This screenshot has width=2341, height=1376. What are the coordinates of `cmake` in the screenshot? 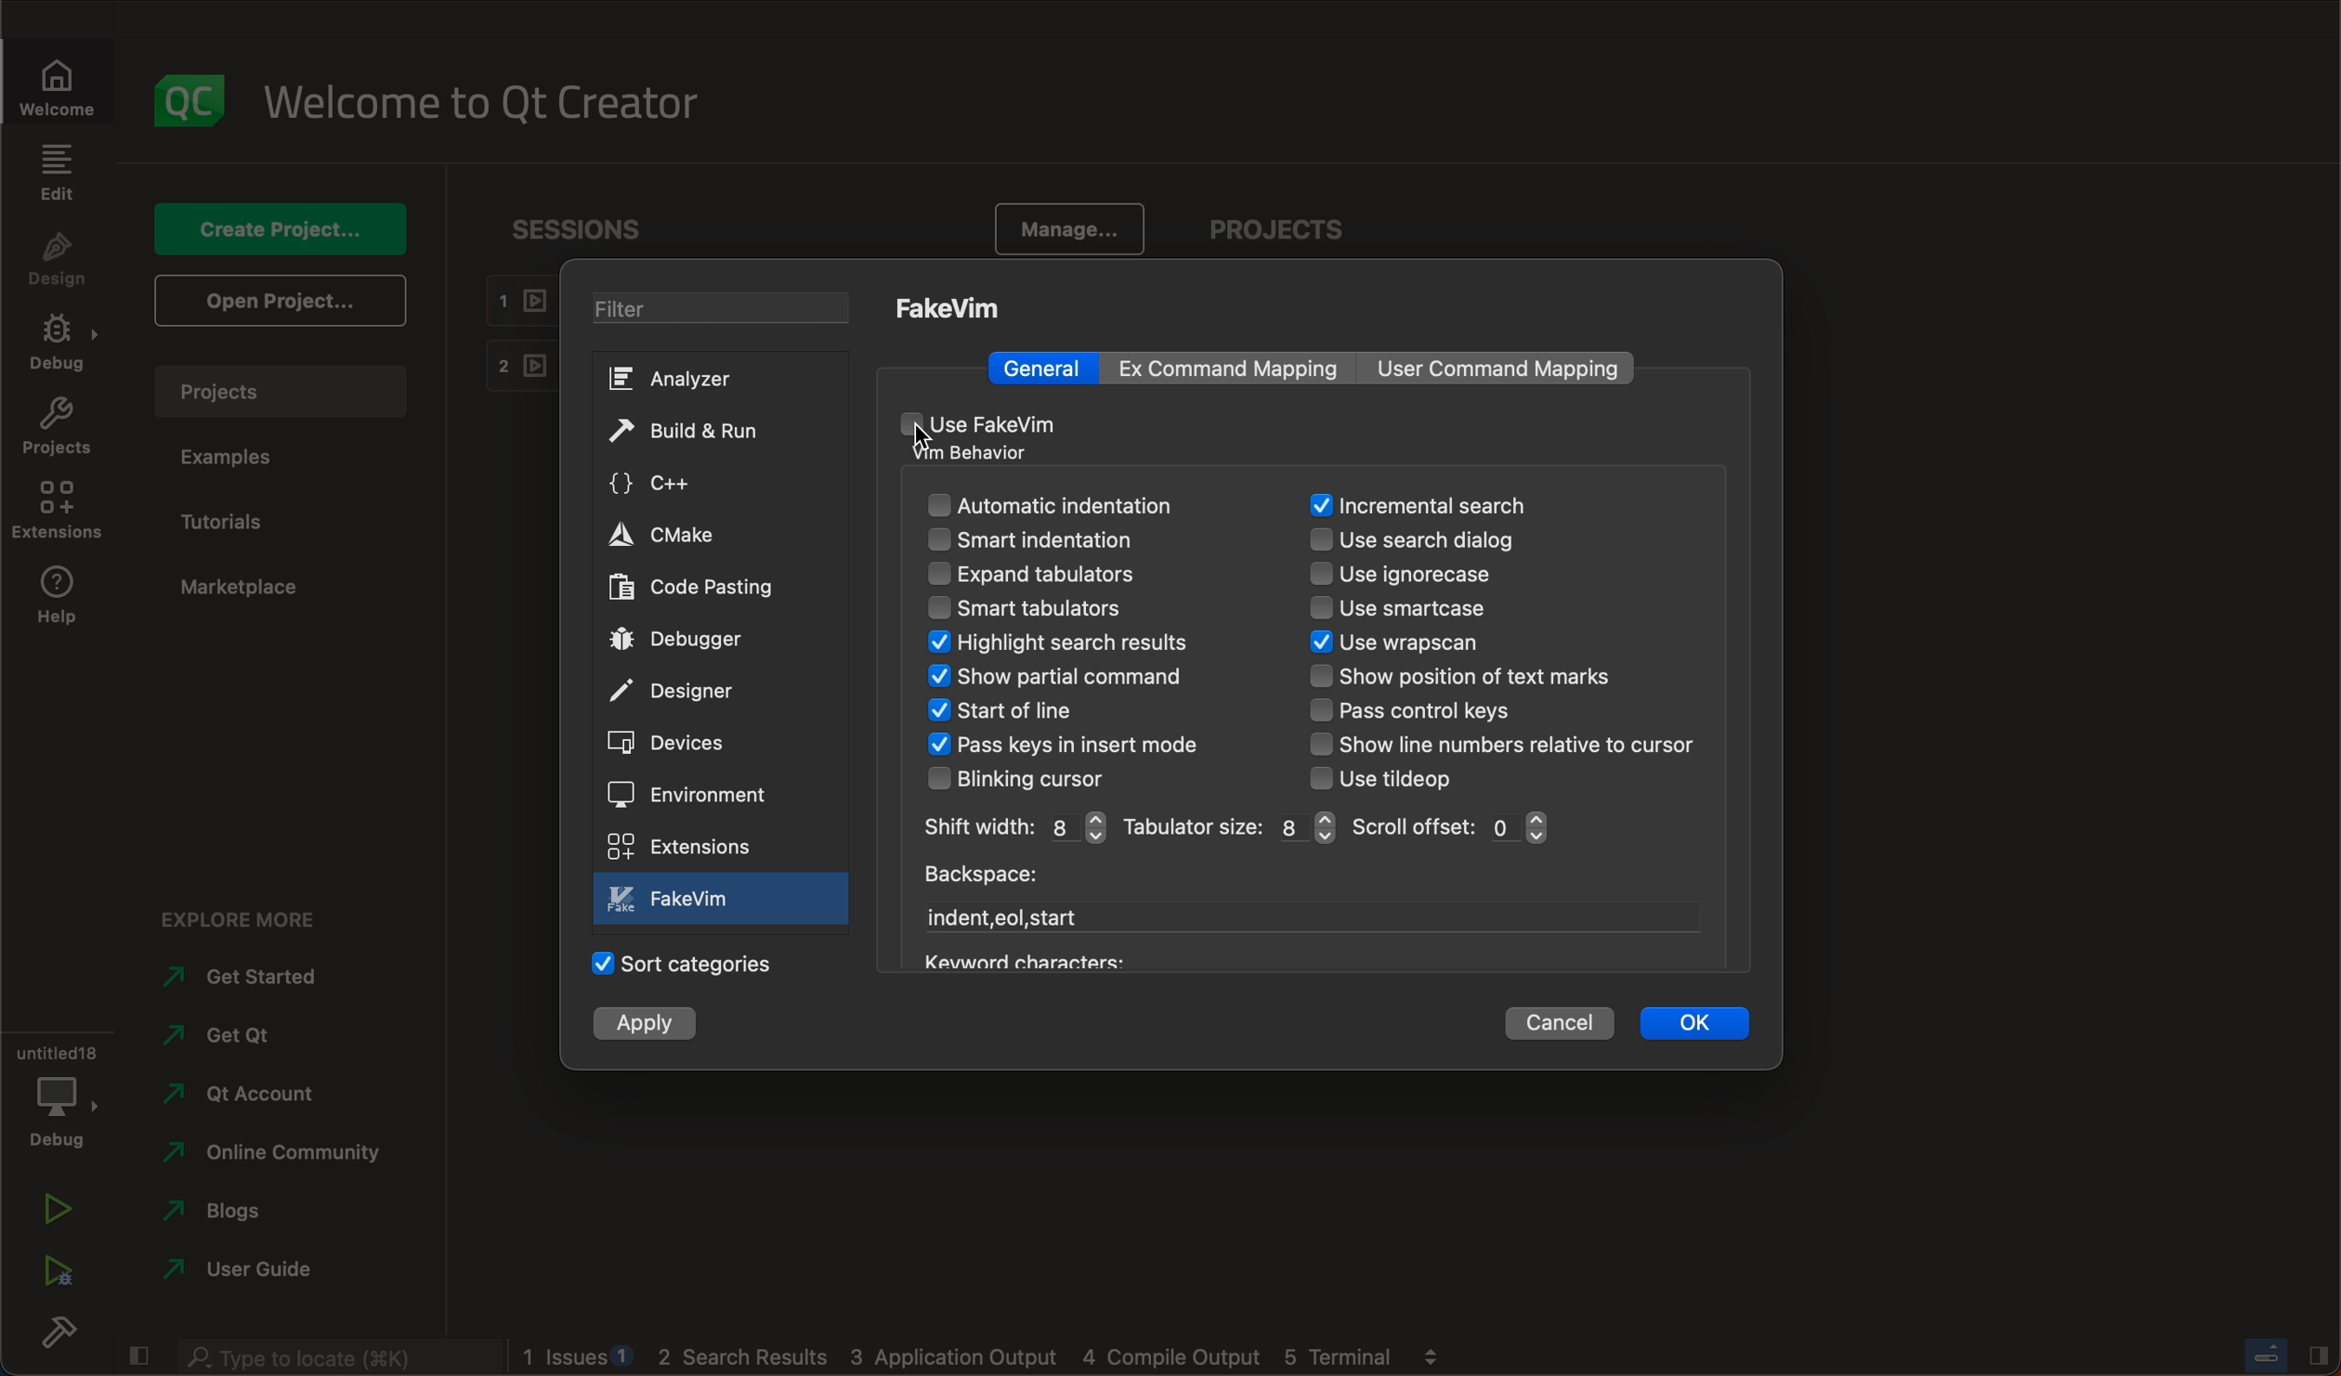 It's located at (700, 537).